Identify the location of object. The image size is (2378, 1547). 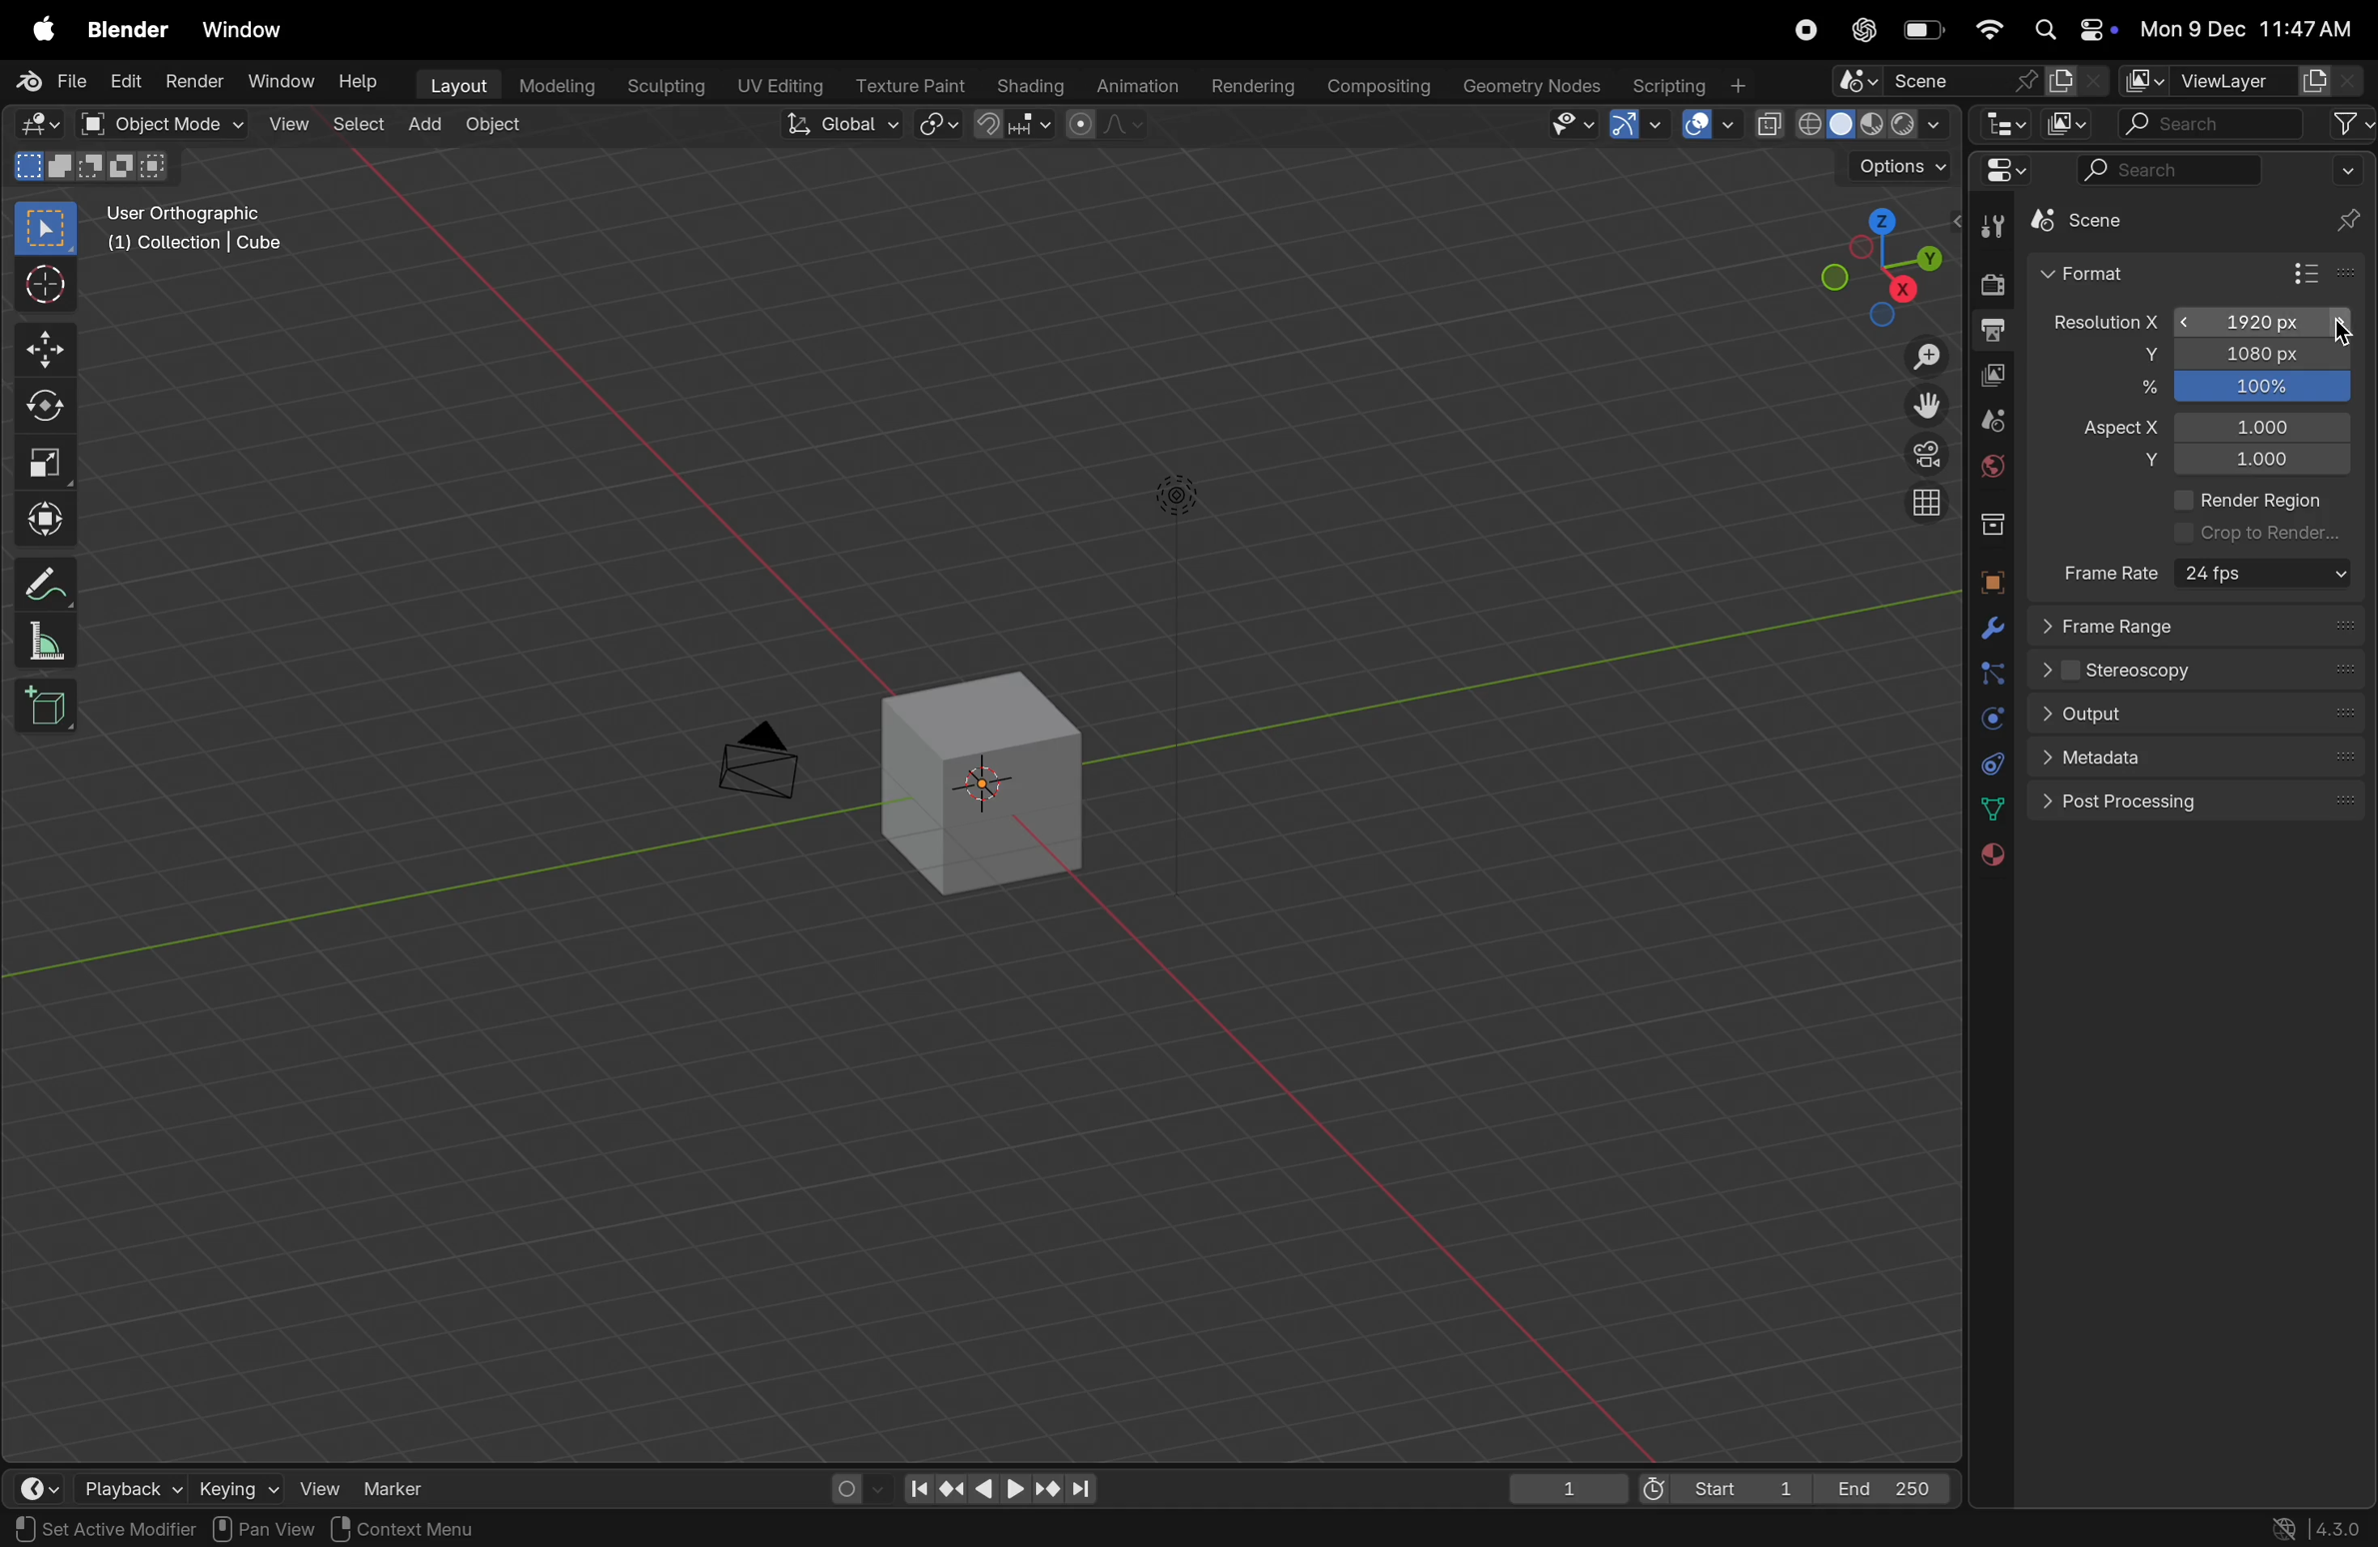
(1989, 582).